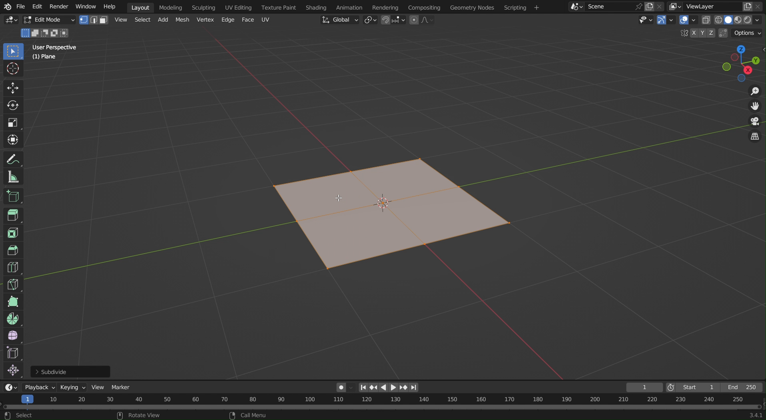 Image resolution: width=766 pixels, height=420 pixels. I want to click on UV, so click(266, 19).